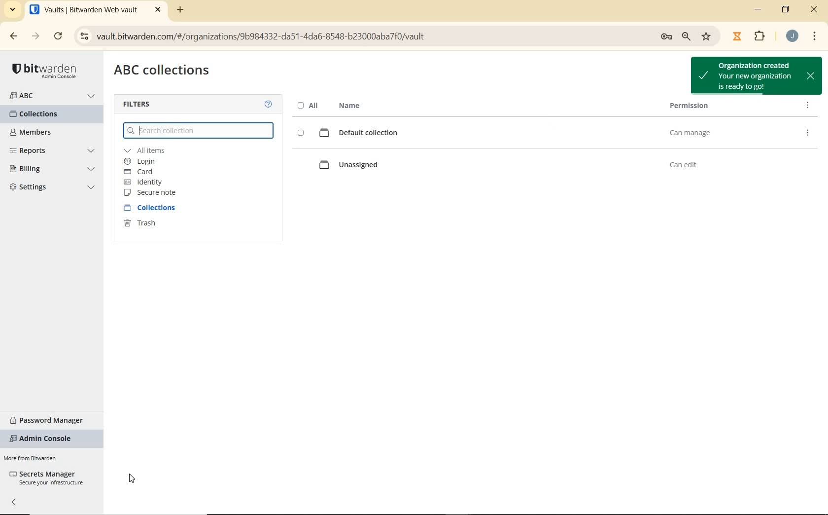  I want to click on address bar, so click(355, 36).